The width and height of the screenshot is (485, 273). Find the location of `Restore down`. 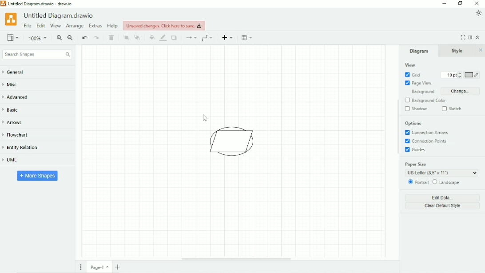

Restore down is located at coordinates (460, 4).